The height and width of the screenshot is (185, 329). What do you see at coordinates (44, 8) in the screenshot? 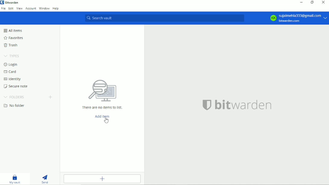
I see `Window` at bounding box center [44, 8].